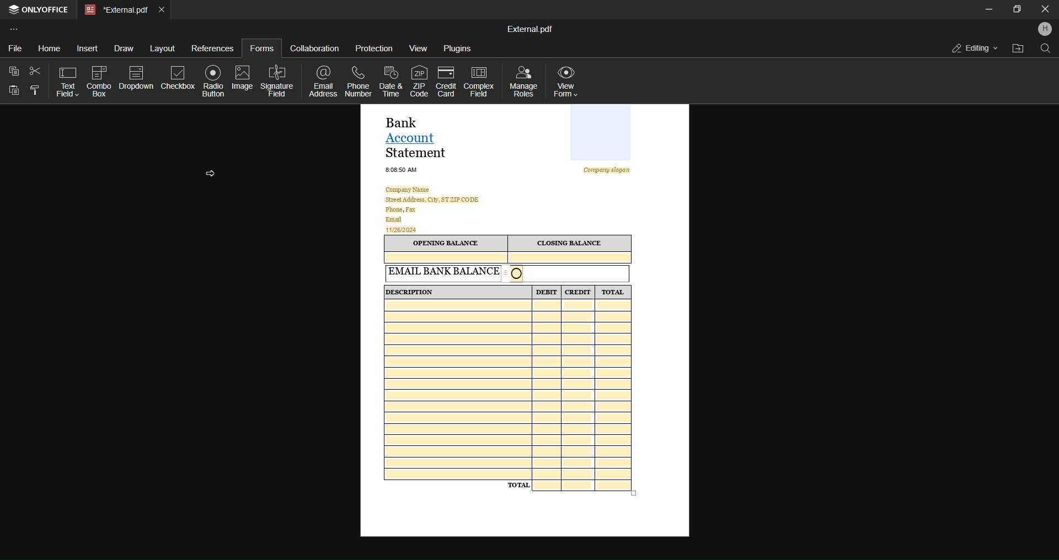 This screenshot has width=1059, height=560. Describe the element at coordinates (260, 46) in the screenshot. I see `forms` at that location.